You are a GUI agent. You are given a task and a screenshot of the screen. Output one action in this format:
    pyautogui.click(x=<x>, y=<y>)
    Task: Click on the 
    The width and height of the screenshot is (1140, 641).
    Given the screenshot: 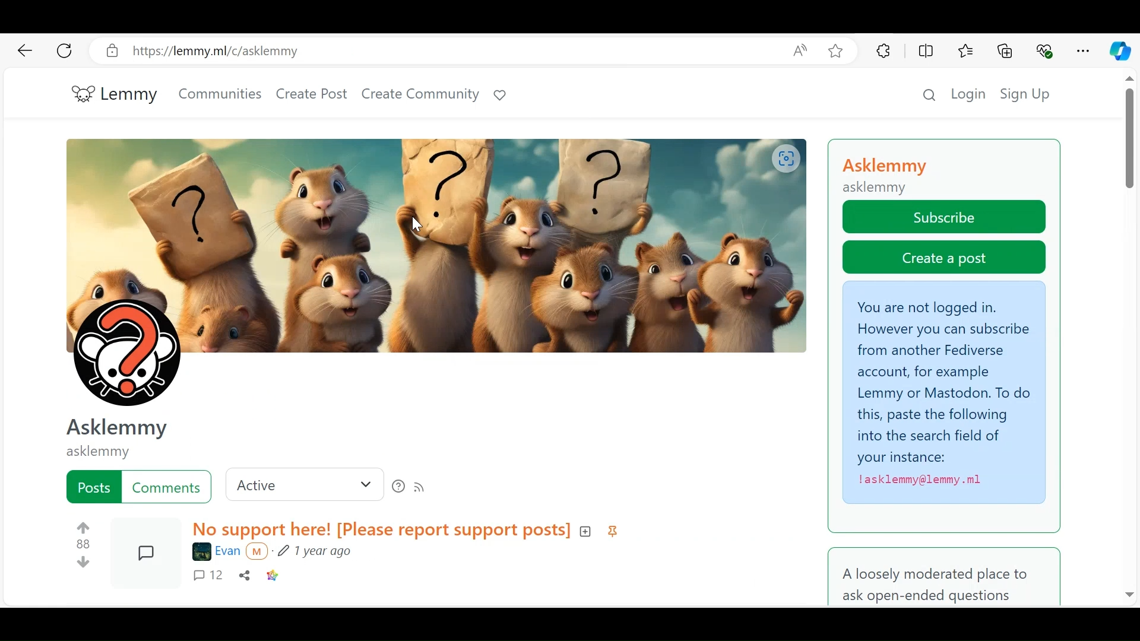 What is the action you would take?
    pyautogui.click(x=318, y=551)
    